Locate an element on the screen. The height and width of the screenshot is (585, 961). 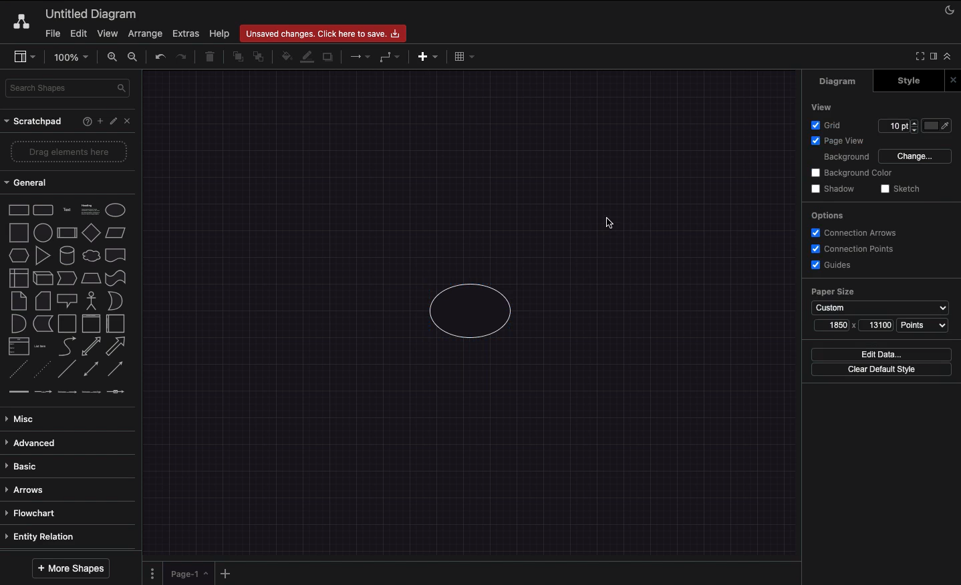
Rectangle is located at coordinates (17, 209).